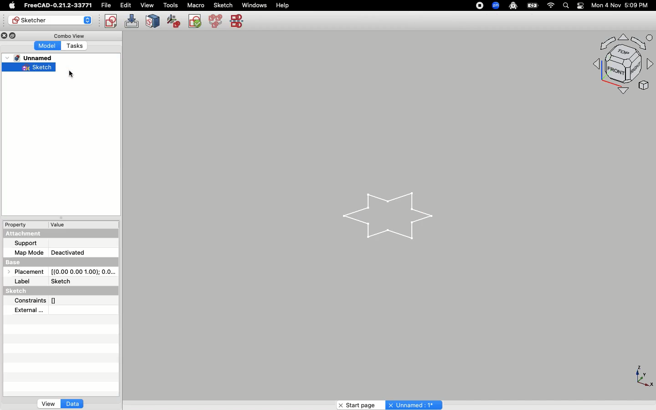 The height and width of the screenshot is (410, 656). I want to click on Data, so click(74, 400).